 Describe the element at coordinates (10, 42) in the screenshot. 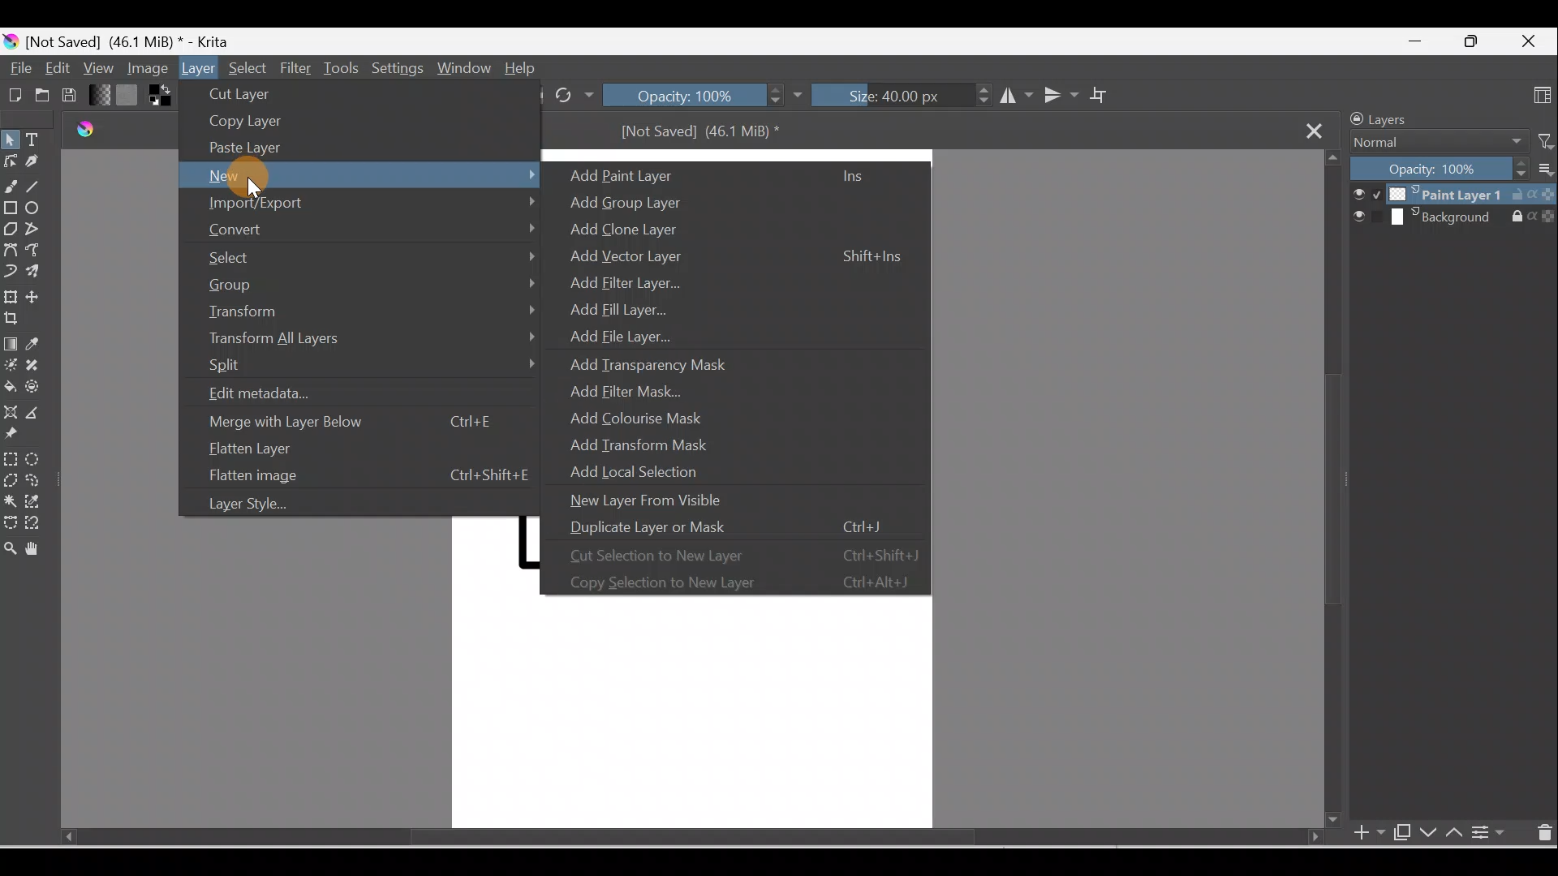

I see `Krita logo` at that location.